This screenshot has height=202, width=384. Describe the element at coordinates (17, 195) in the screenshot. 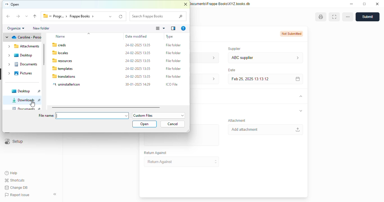

I see `report issue` at that location.